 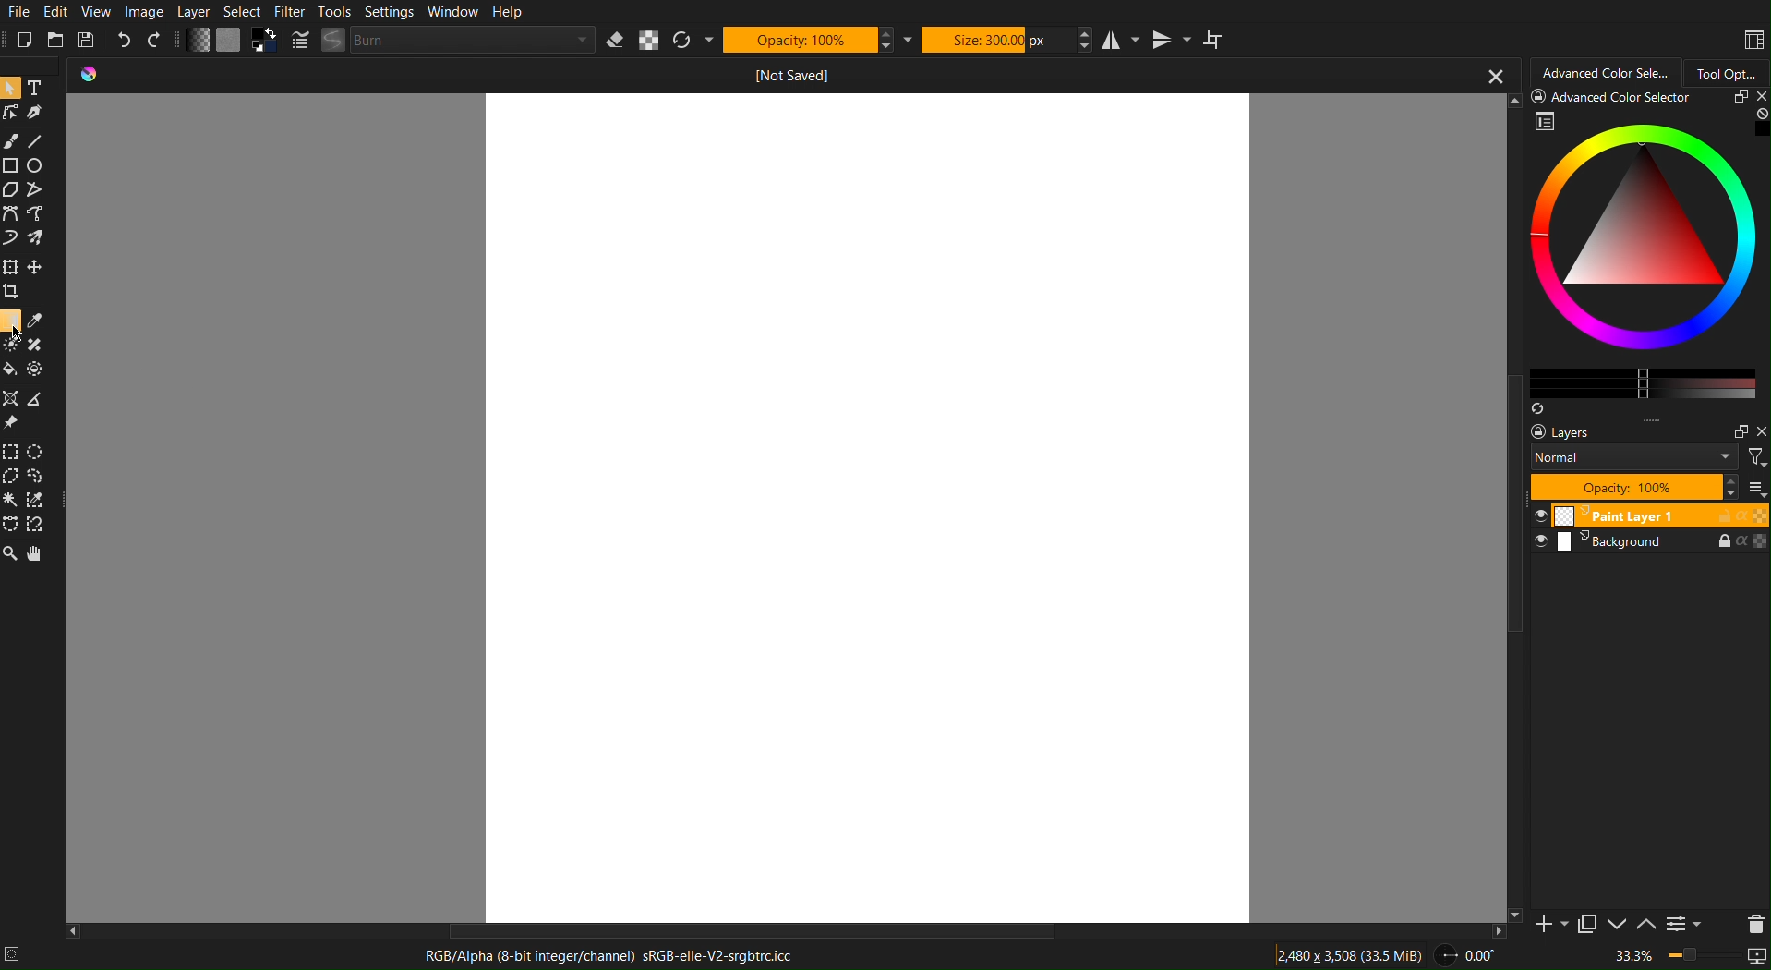 I want to click on Down, so click(x=1615, y=926).